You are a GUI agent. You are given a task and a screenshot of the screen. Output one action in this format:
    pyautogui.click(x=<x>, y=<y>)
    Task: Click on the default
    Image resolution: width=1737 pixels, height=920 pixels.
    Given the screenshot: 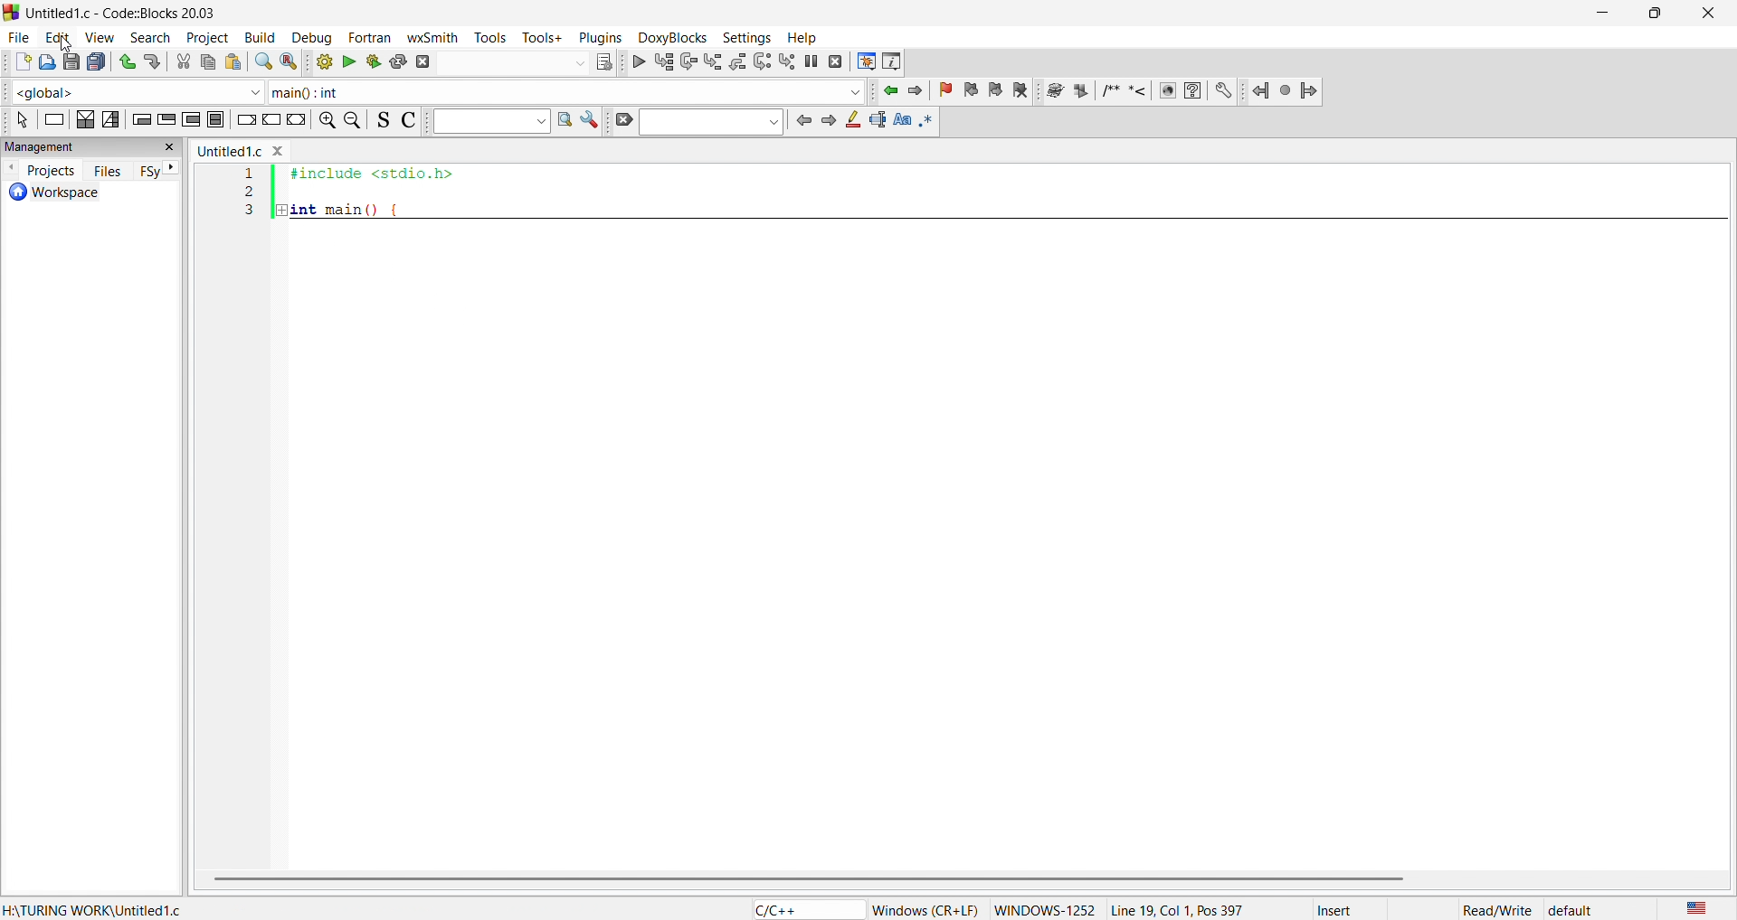 What is the action you would take?
    pyautogui.click(x=1571, y=910)
    